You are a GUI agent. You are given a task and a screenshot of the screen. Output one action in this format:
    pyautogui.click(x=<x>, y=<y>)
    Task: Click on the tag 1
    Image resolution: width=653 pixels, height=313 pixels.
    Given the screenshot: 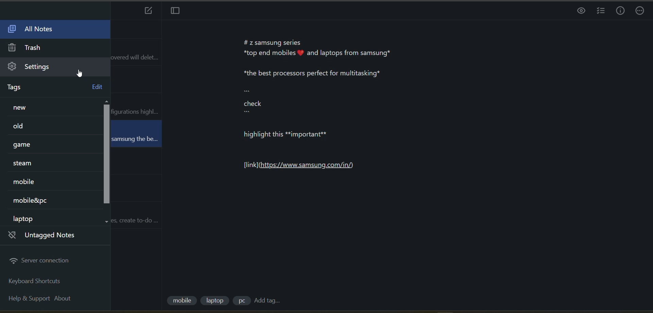 What is the action you would take?
    pyautogui.click(x=38, y=108)
    